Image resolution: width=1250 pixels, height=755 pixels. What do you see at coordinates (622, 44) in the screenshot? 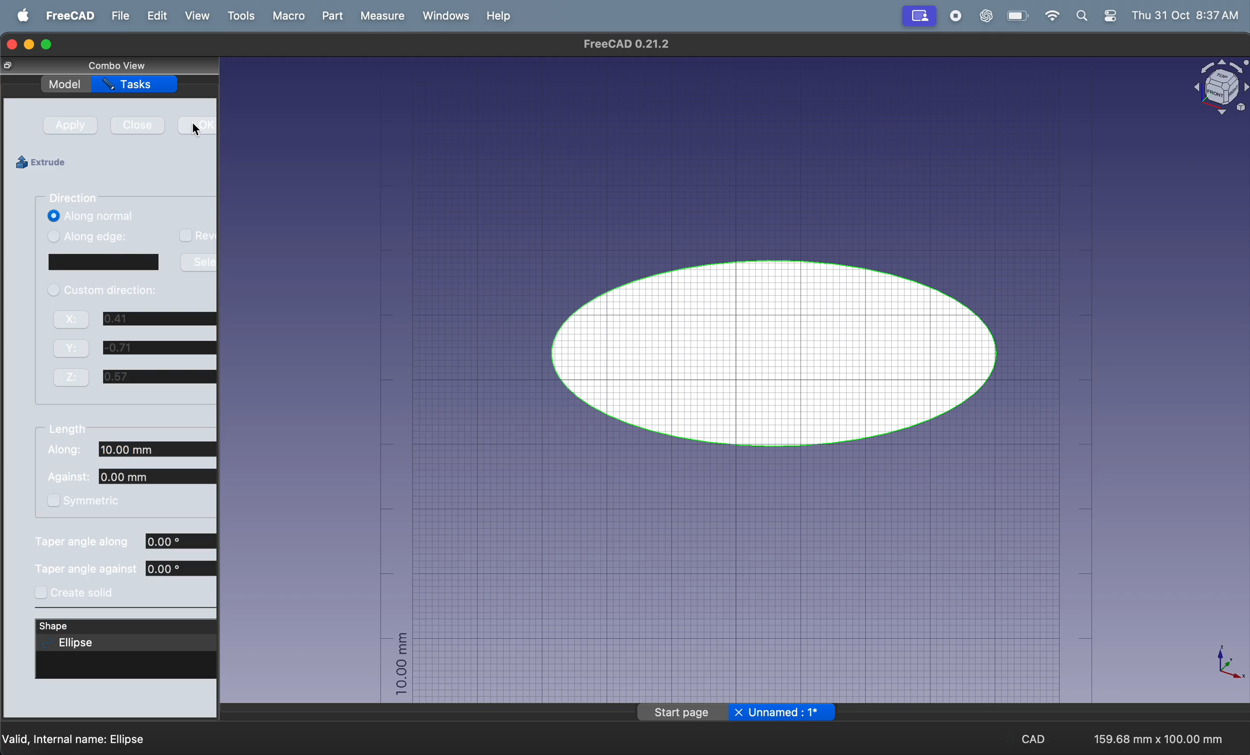
I see `FreeCad.0.721` at bounding box center [622, 44].